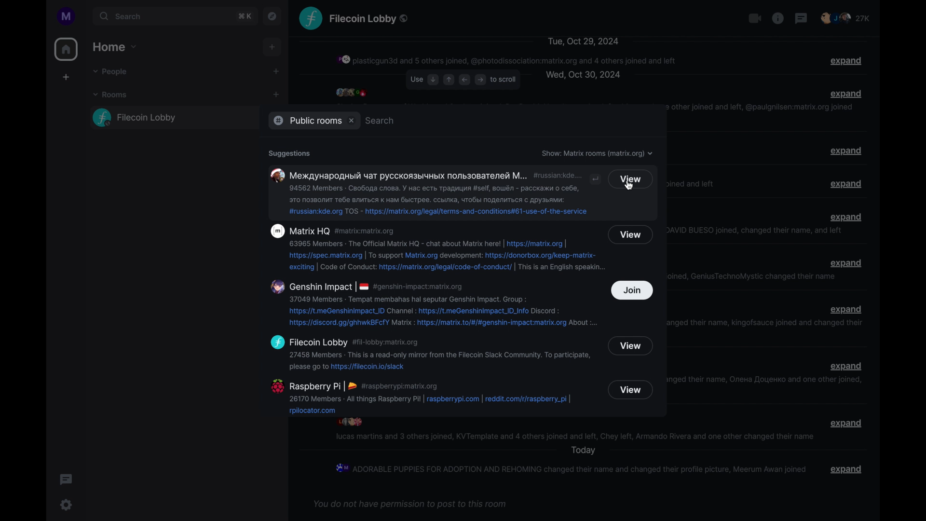 This screenshot has width=926, height=521. What do you see at coordinates (289, 153) in the screenshot?
I see `suggestions` at bounding box center [289, 153].